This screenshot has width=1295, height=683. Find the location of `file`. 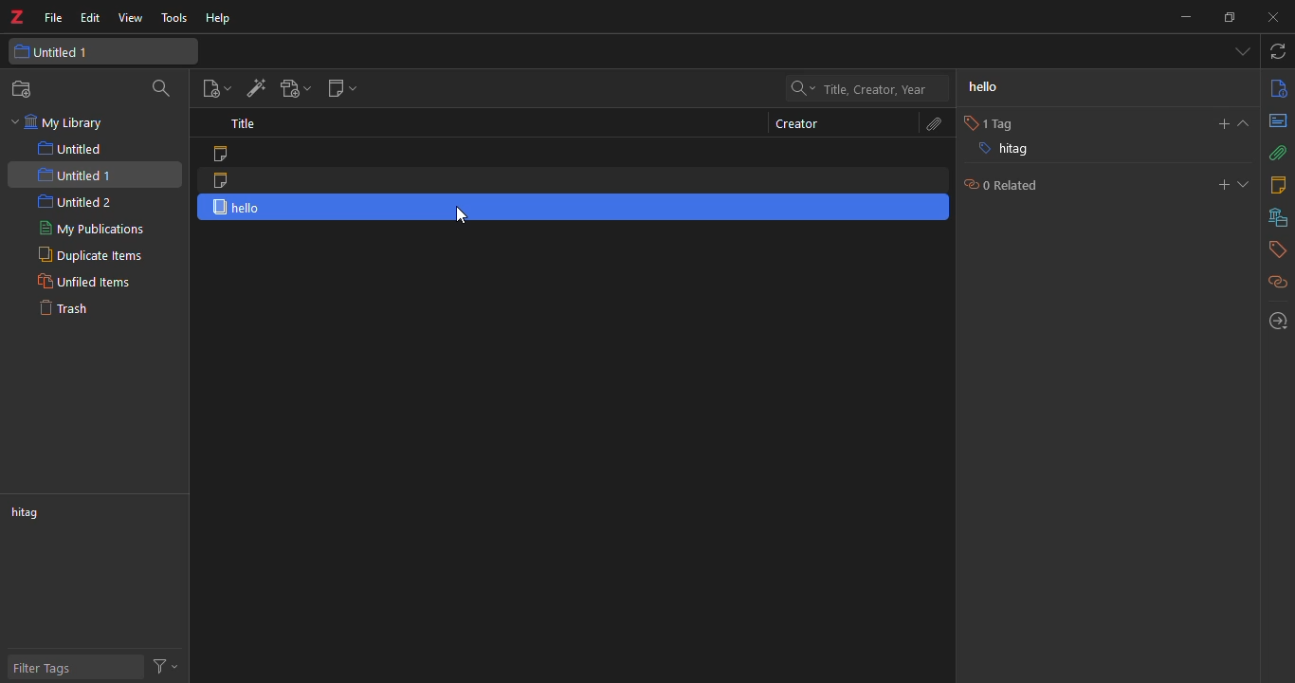

file is located at coordinates (51, 20).